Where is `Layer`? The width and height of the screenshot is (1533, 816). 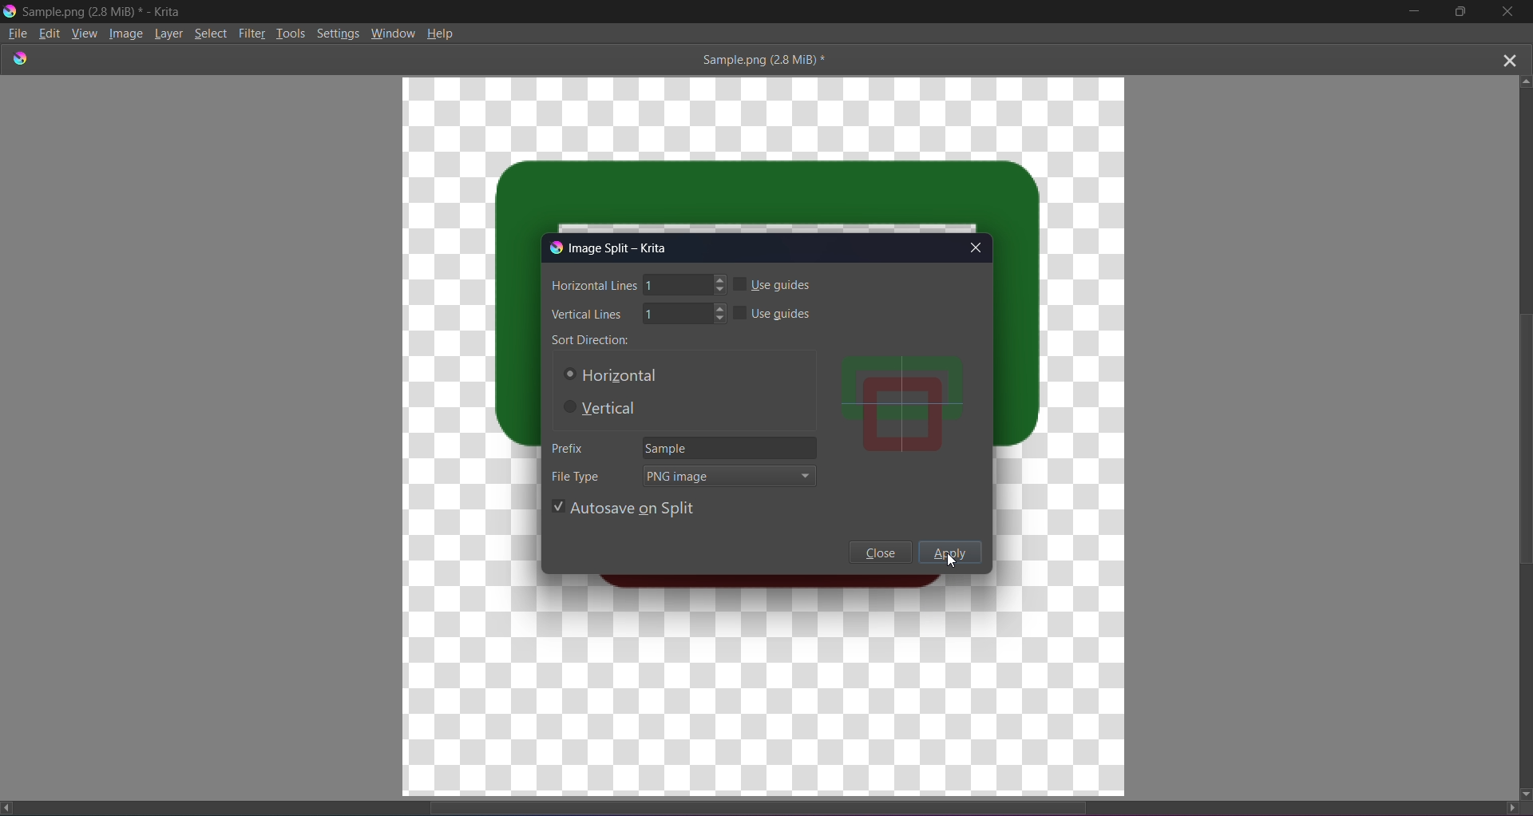
Layer is located at coordinates (172, 33).